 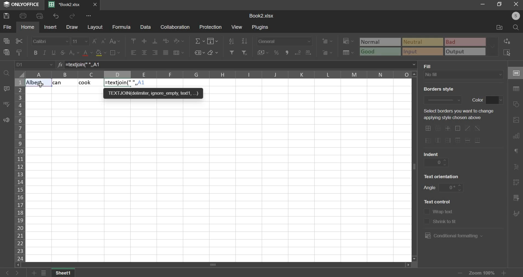 What do you see at coordinates (199, 53) in the screenshot?
I see `named ranges` at bounding box center [199, 53].